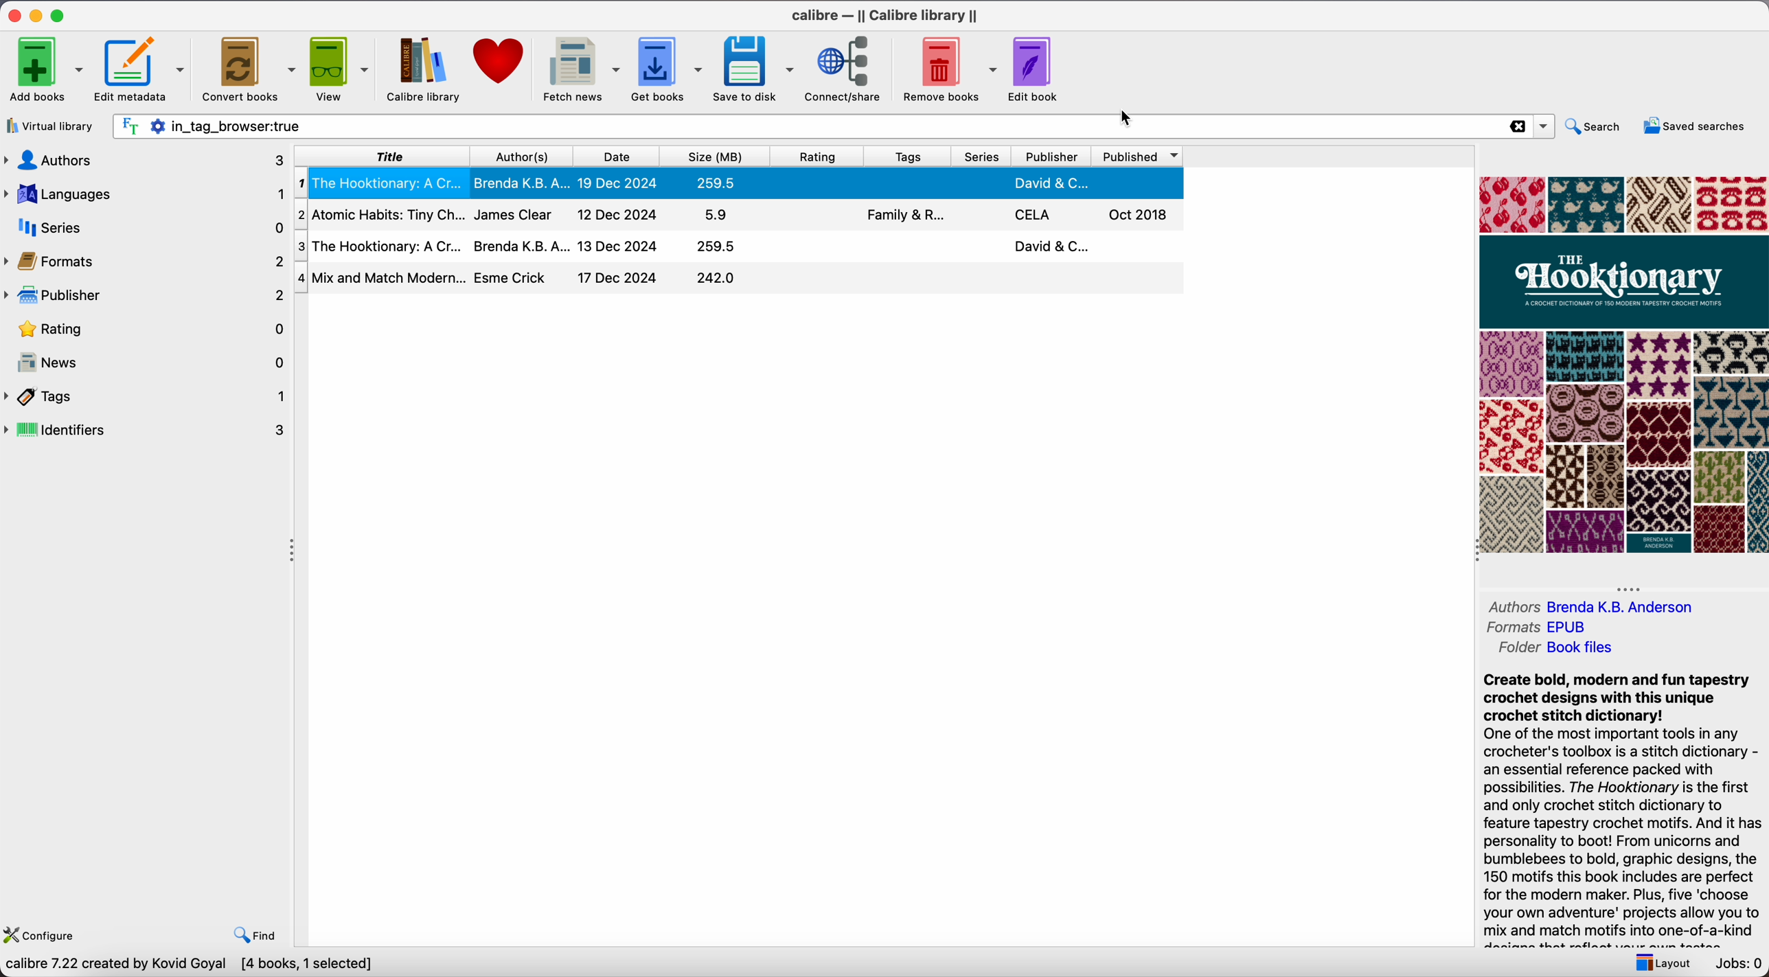 The height and width of the screenshot is (977, 1769). Describe the element at coordinates (1512, 606) in the screenshot. I see `Authors` at that location.